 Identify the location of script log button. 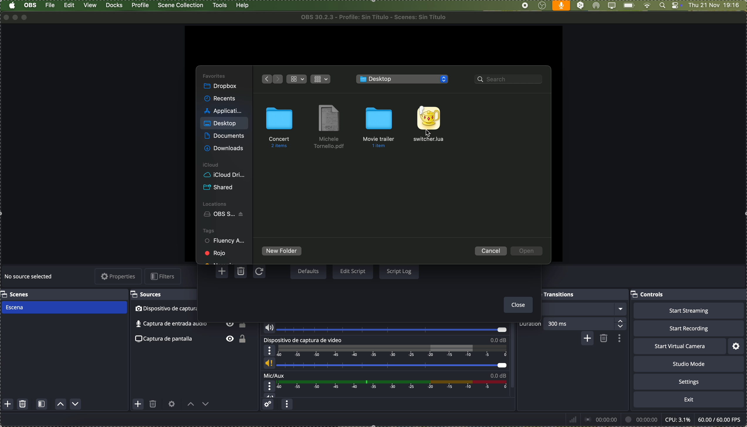
(399, 271).